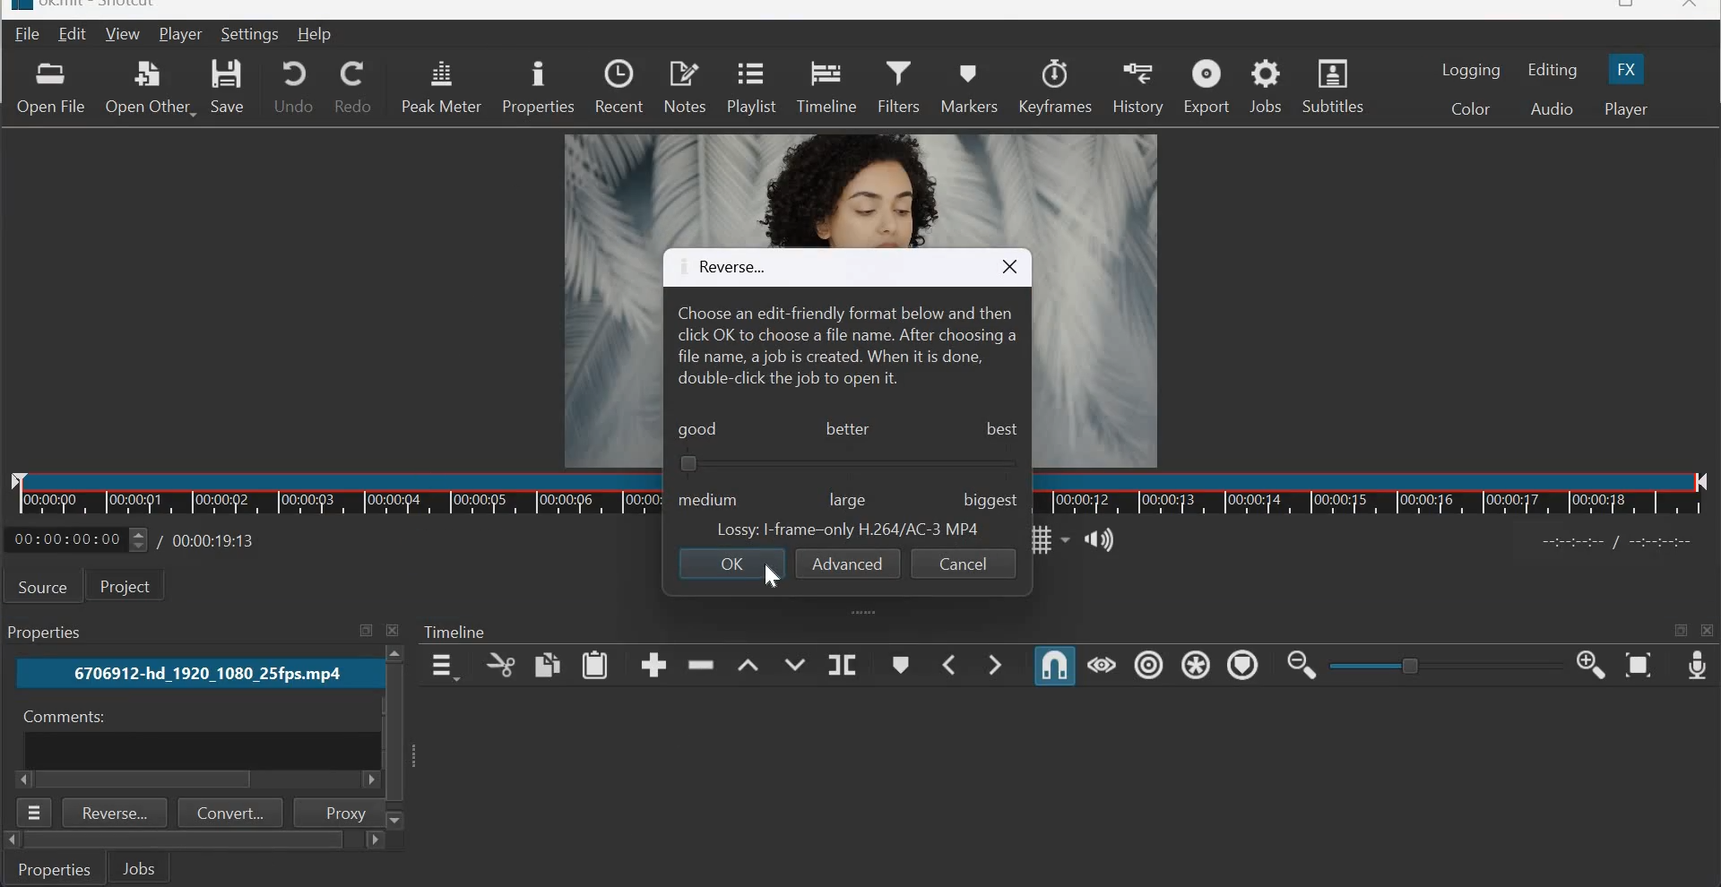 The height and width of the screenshot is (887, 1721). Describe the element at coordinates (1552, 109) in the screenshot. I see `Audio` at that location.